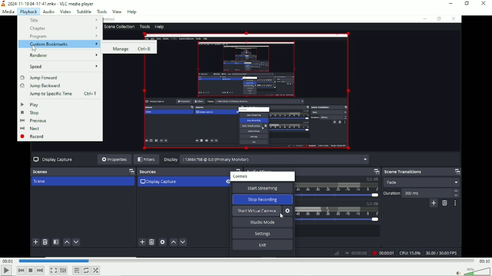 Image resolution: width=492 pixels, height=276 pixels. Describe the element at coordinates (8, 12) in the screenshot. I see `Media` at that location.